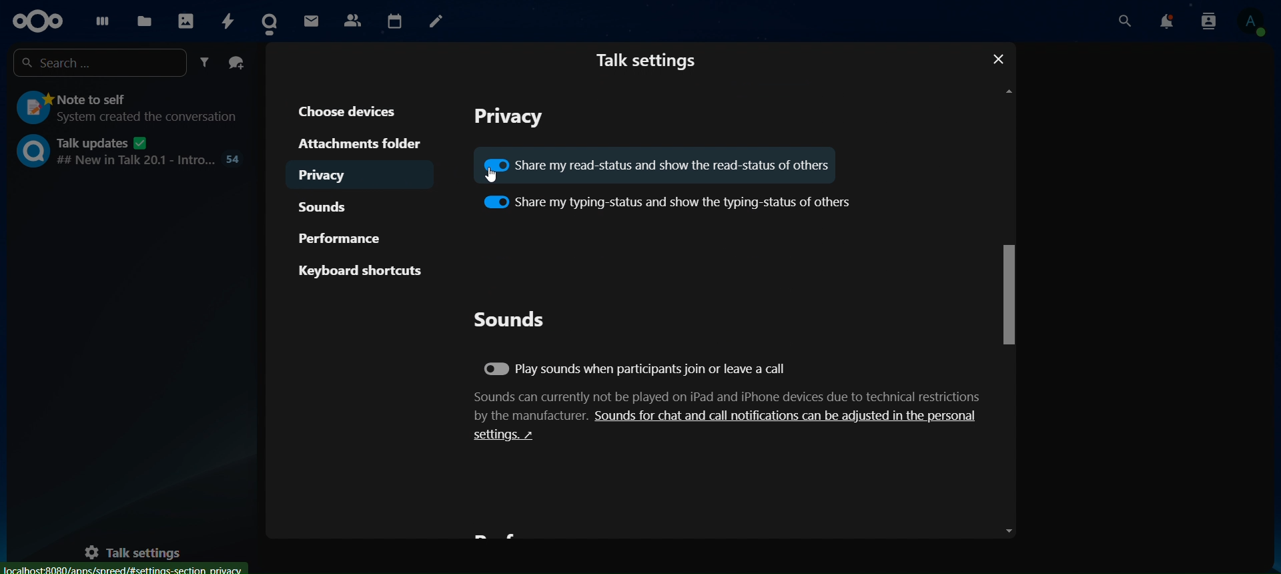 The width and height of the screenshot is (1281, 574). What do you see at coordinates (992, 59) in the screenshot?
I see `Close` at bounding box center [992, 59].